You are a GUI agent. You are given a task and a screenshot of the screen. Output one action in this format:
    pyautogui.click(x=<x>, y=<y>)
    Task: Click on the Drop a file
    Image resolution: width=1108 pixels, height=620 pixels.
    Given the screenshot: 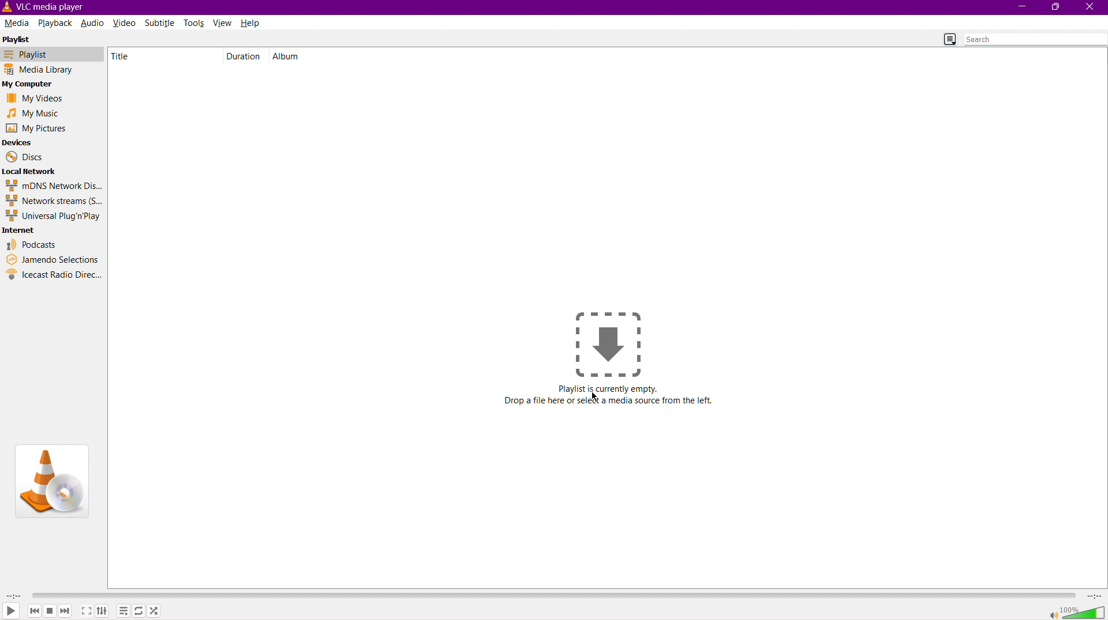 What is the action you would take?
    pyautogui.click(x=608, y=343)
    